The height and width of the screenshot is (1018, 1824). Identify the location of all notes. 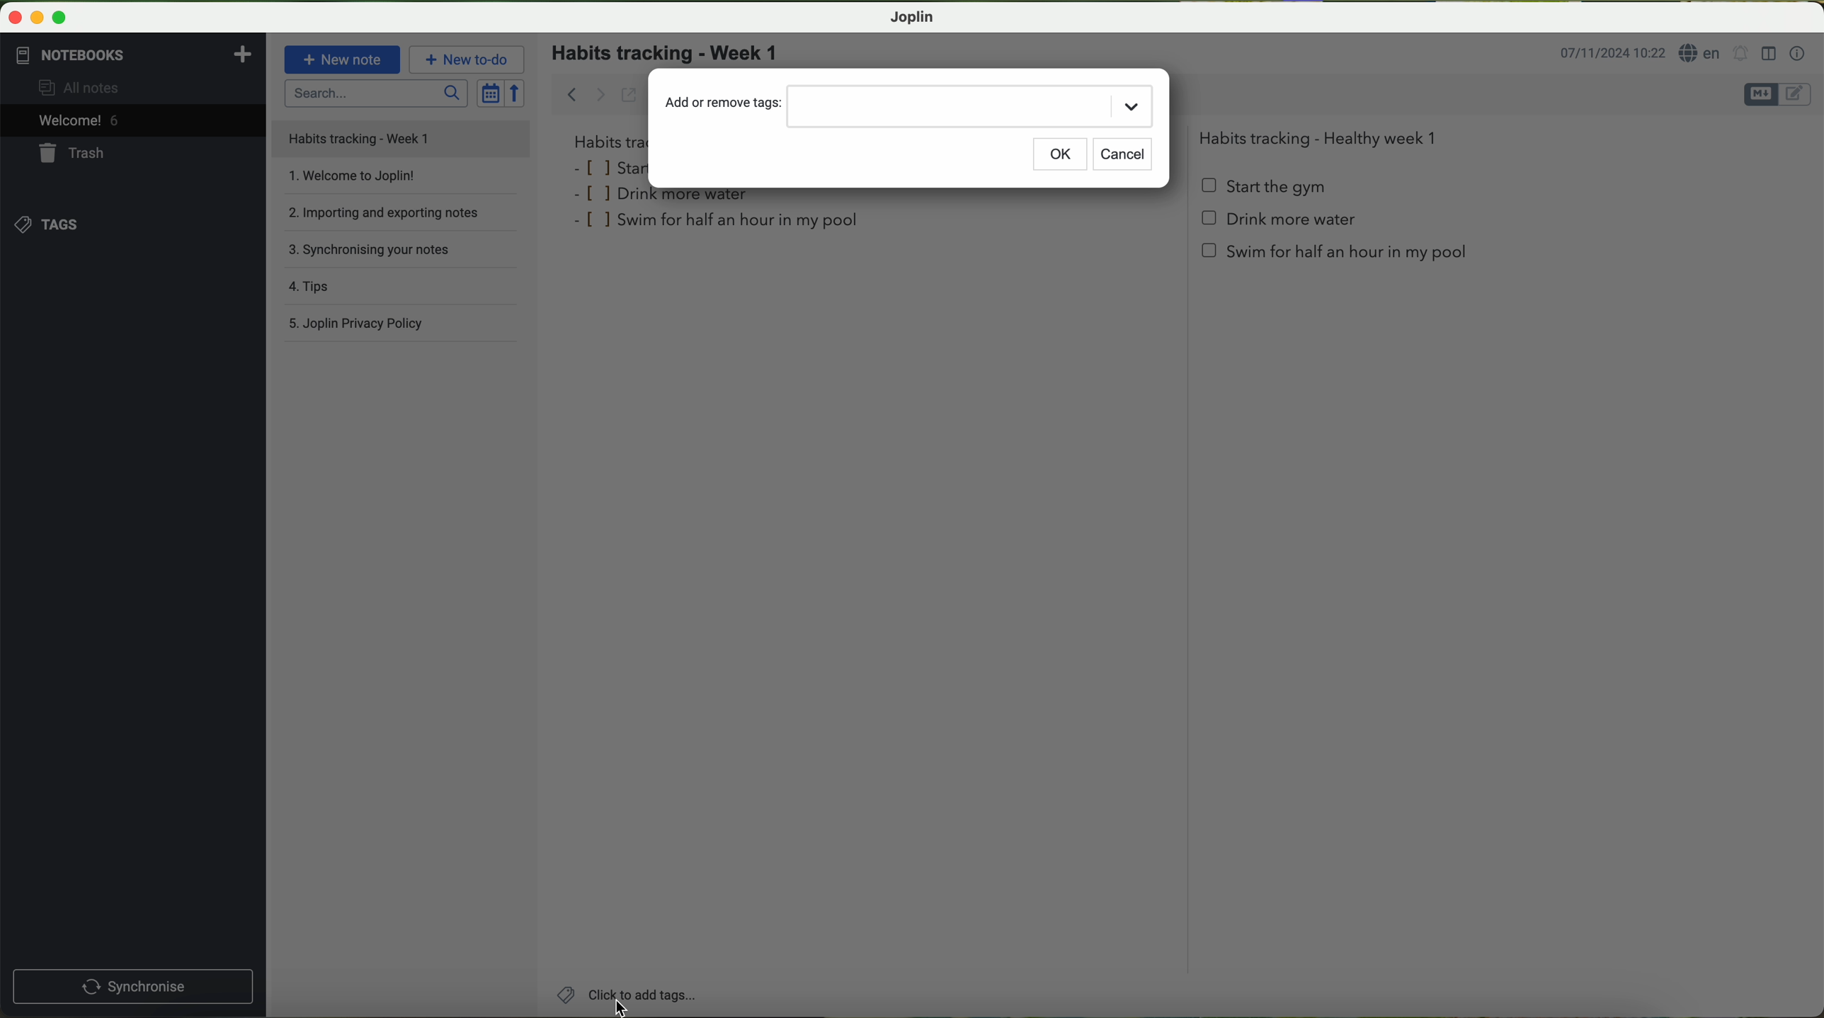
(83, 86).